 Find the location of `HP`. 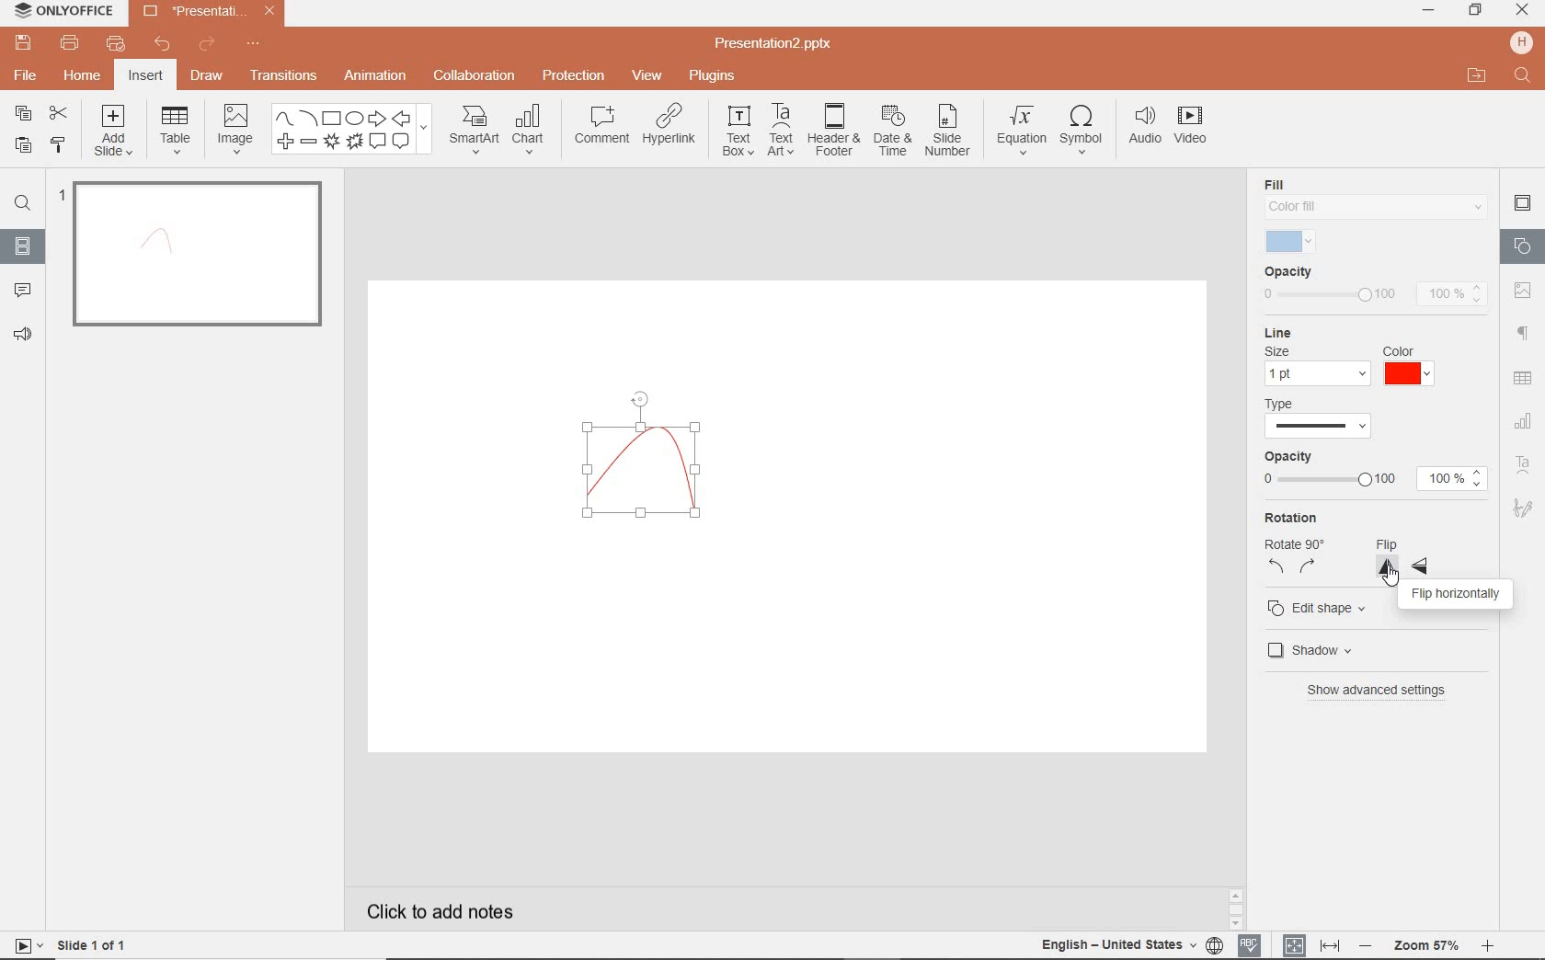

HP is located at coordinates (1519, 41).